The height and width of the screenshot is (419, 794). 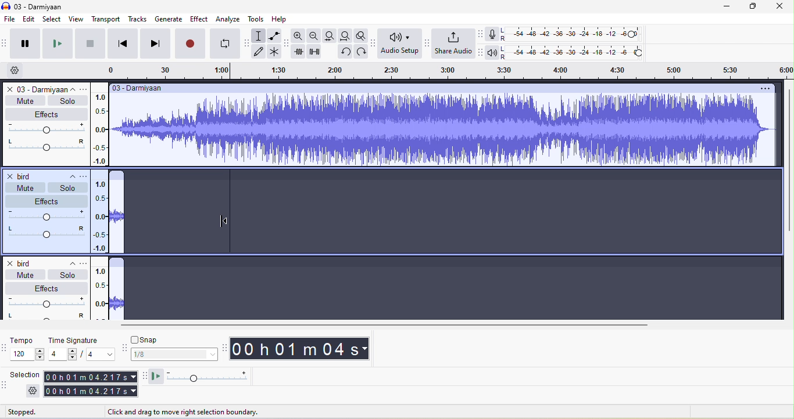 What do you see at coordinates (169, 18) in the screenshot?
I see `generate` at bounding box center [169, 18].